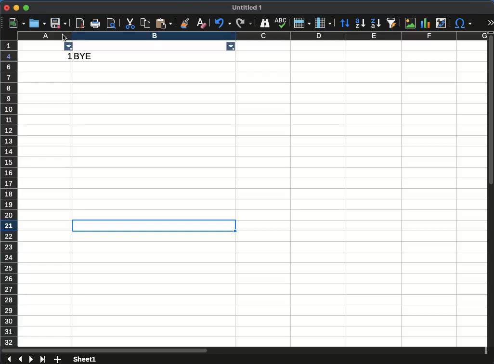  I want to click on column, so click(284, 36).